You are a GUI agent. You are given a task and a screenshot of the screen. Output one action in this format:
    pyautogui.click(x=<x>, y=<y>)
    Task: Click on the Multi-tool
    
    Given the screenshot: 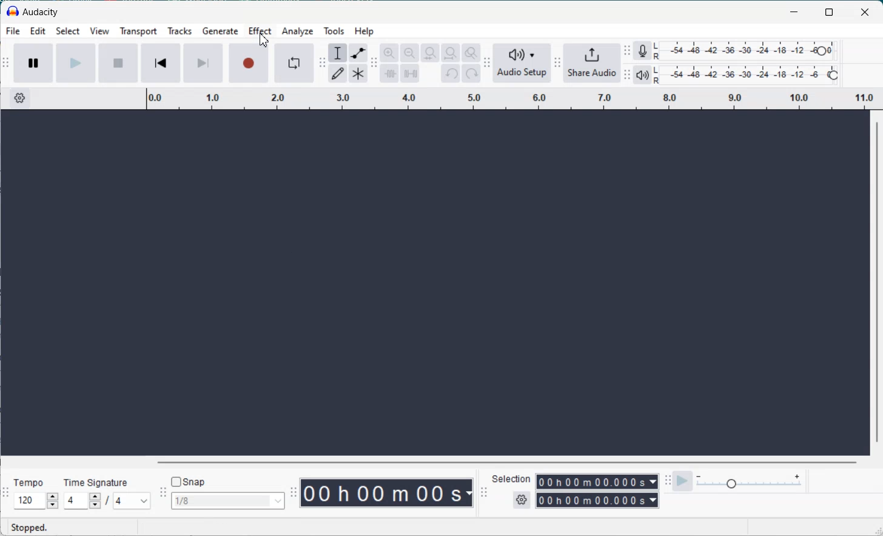 What is the action you would take?
    pyautogui.click(x=358, y=73)
    